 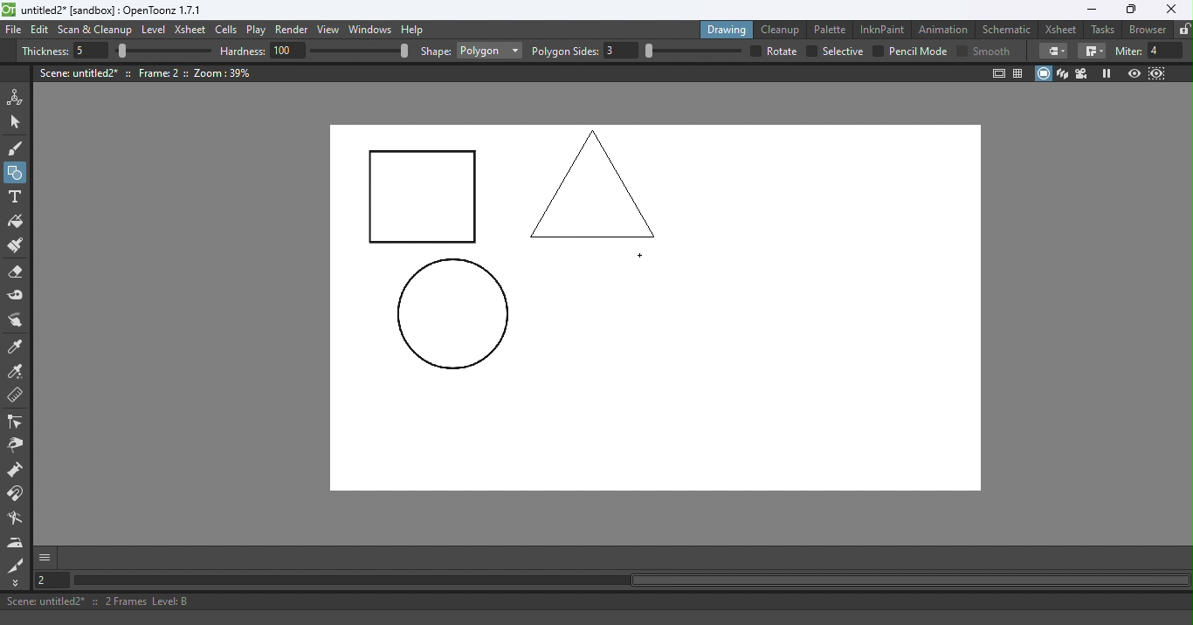 I want to click on smooth, so click(x=994, y=51).